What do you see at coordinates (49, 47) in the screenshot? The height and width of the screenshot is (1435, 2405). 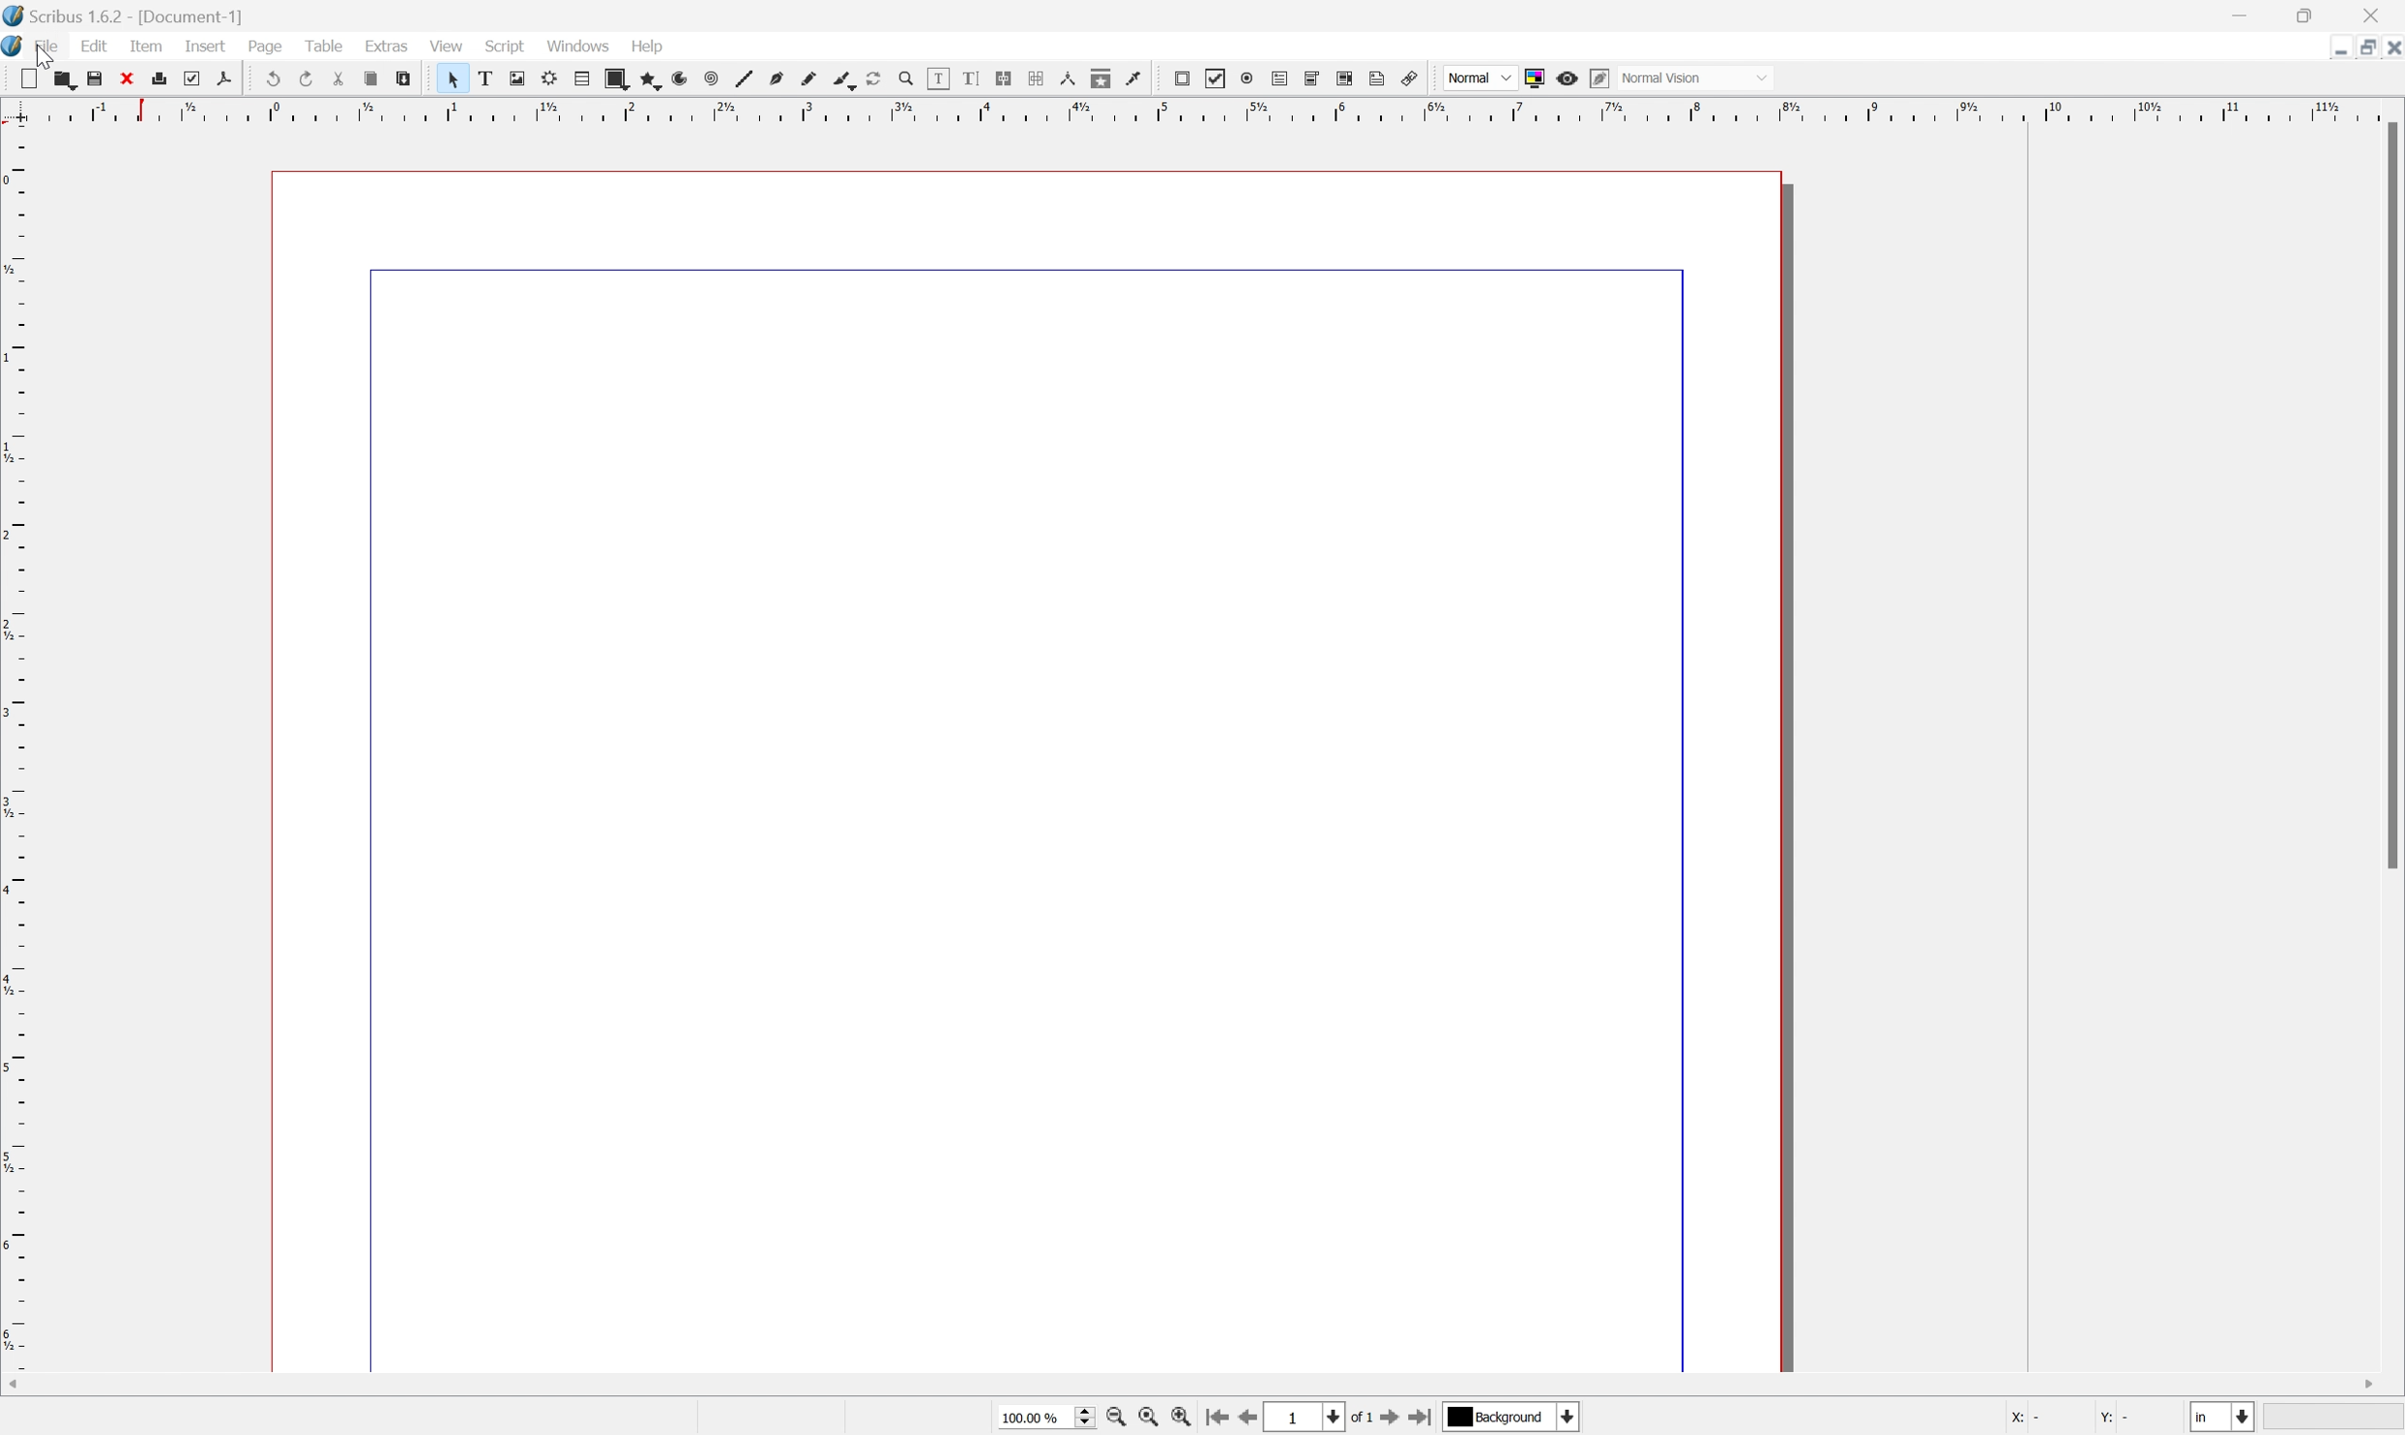 I see `File` at bounding box center [49, 47].